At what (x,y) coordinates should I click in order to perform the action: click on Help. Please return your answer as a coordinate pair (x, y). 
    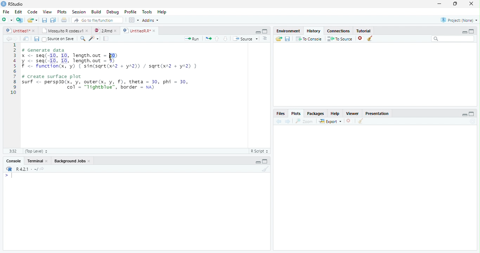
    Looking at the image, I should click on (162, 12).